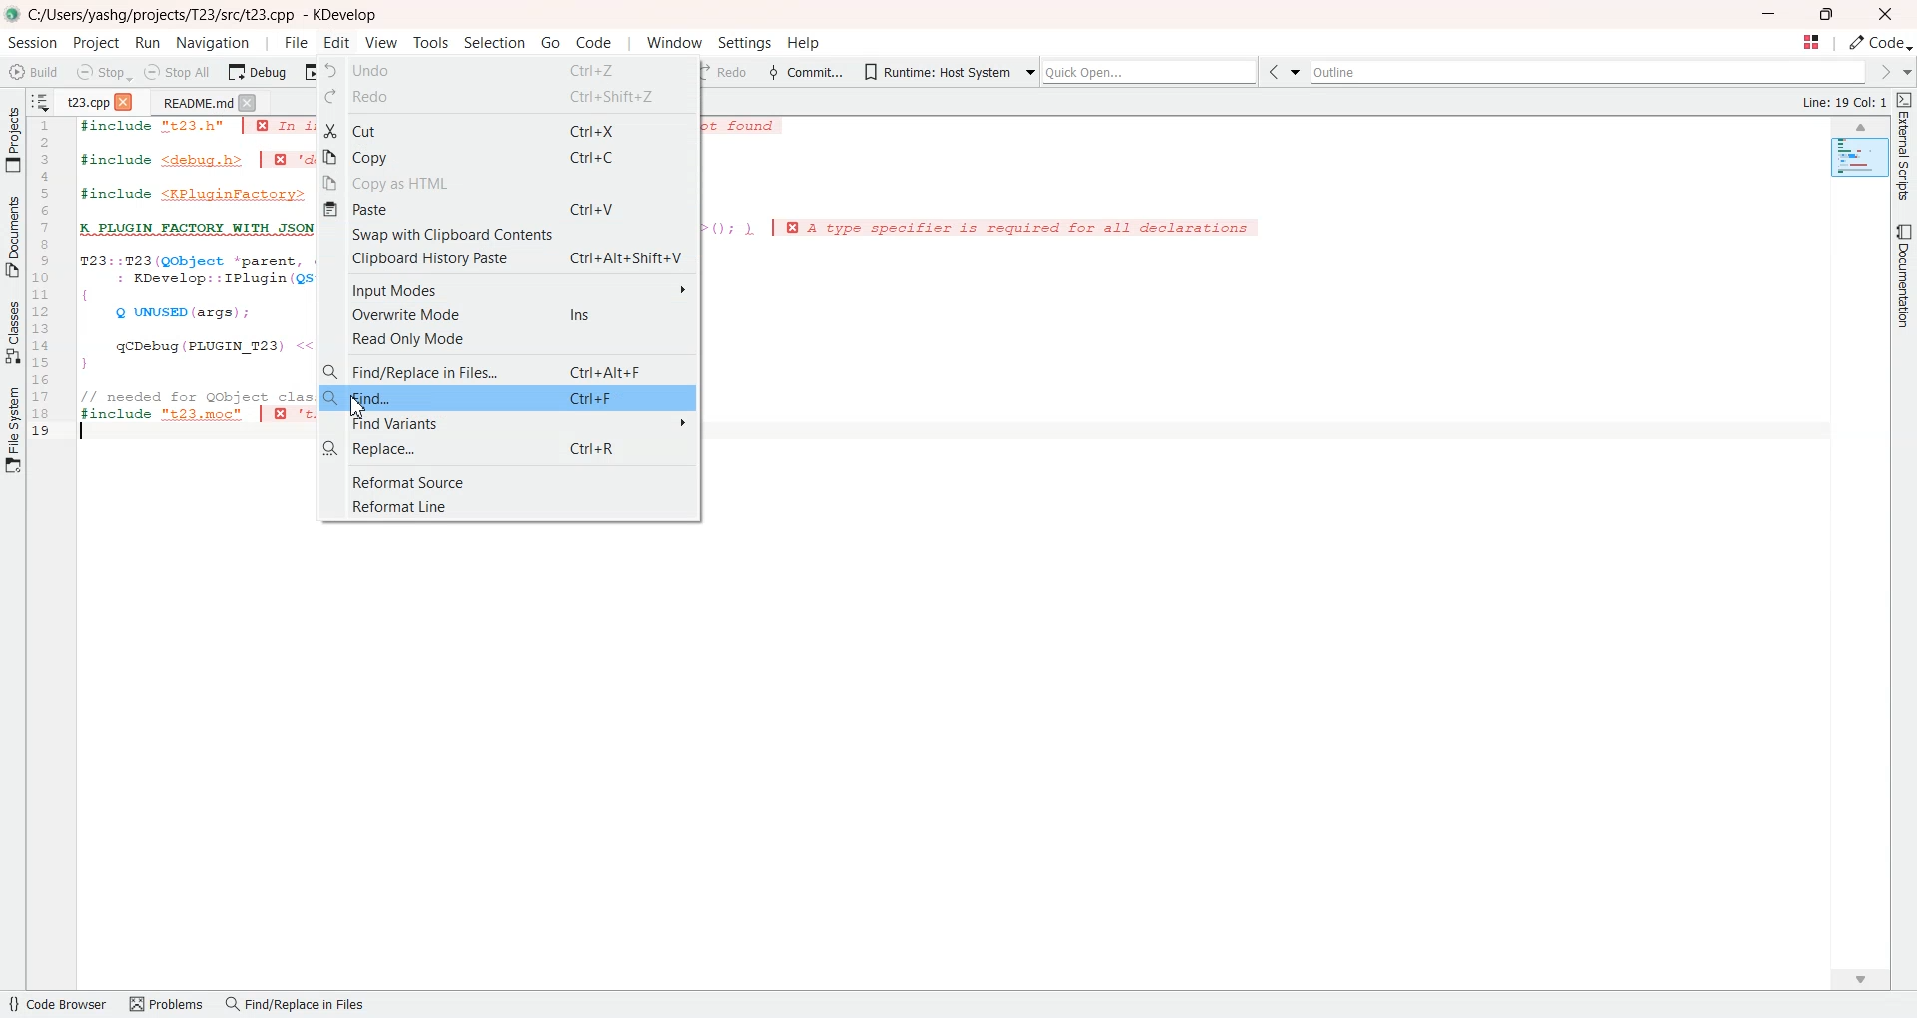 This screenshot has width=1917, height=1018. I want to click on Run, so click(149, 42).